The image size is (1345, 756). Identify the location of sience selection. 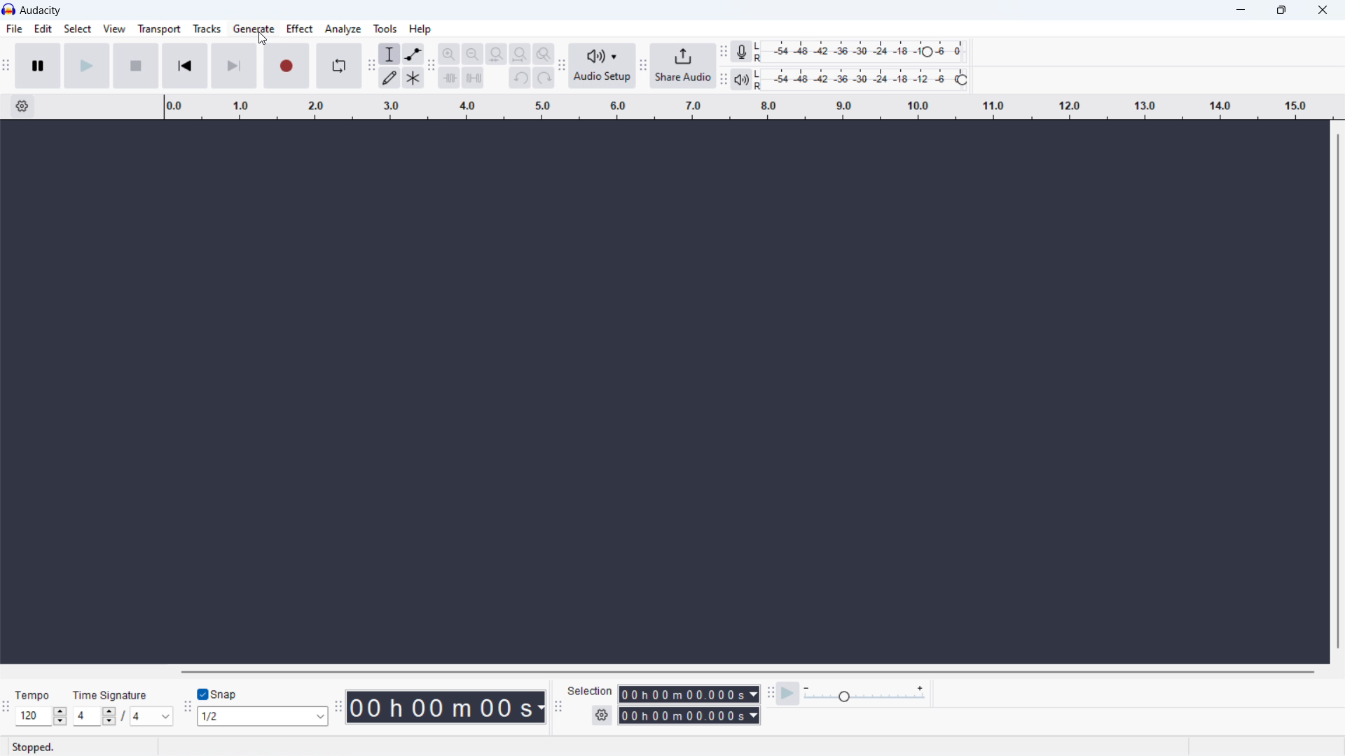
(474, 77).